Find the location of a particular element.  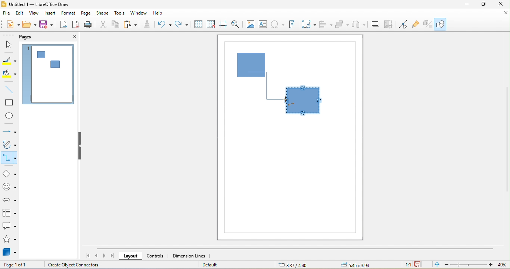

maximize is located at coordinates (486, 4).